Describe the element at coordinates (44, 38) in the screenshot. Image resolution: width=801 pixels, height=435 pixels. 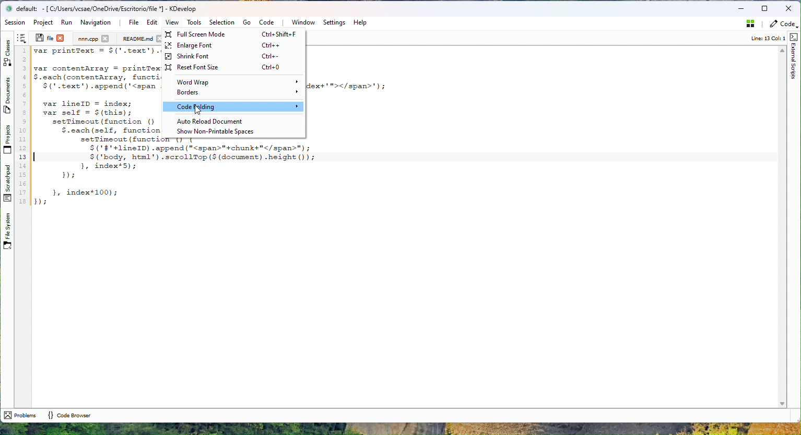
I see `File` at that location.